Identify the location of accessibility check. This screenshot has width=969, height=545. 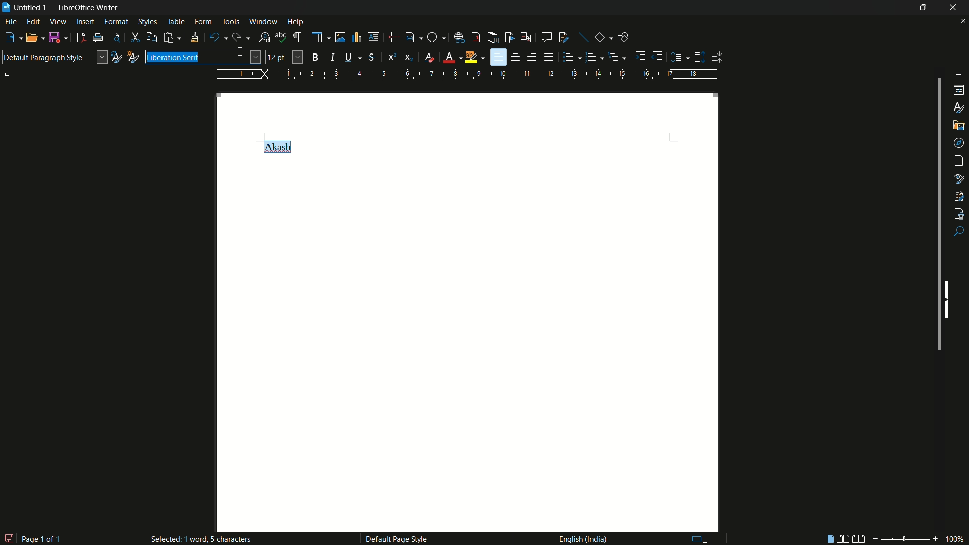
(959, 212).